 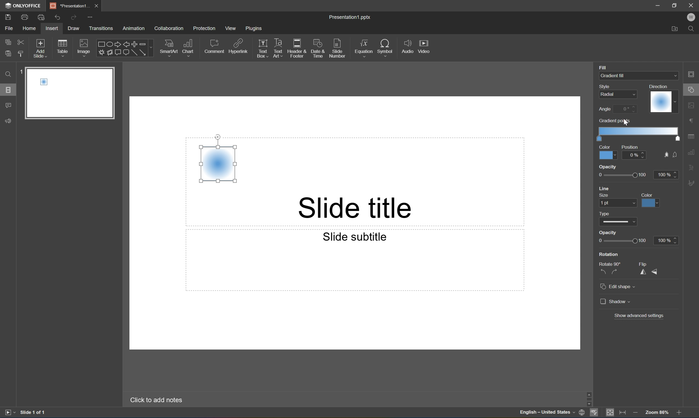 What do you see at coordinates (638, 316) in the screenshot?
I see `Show advanced settings` at bounding box center [638, 316].